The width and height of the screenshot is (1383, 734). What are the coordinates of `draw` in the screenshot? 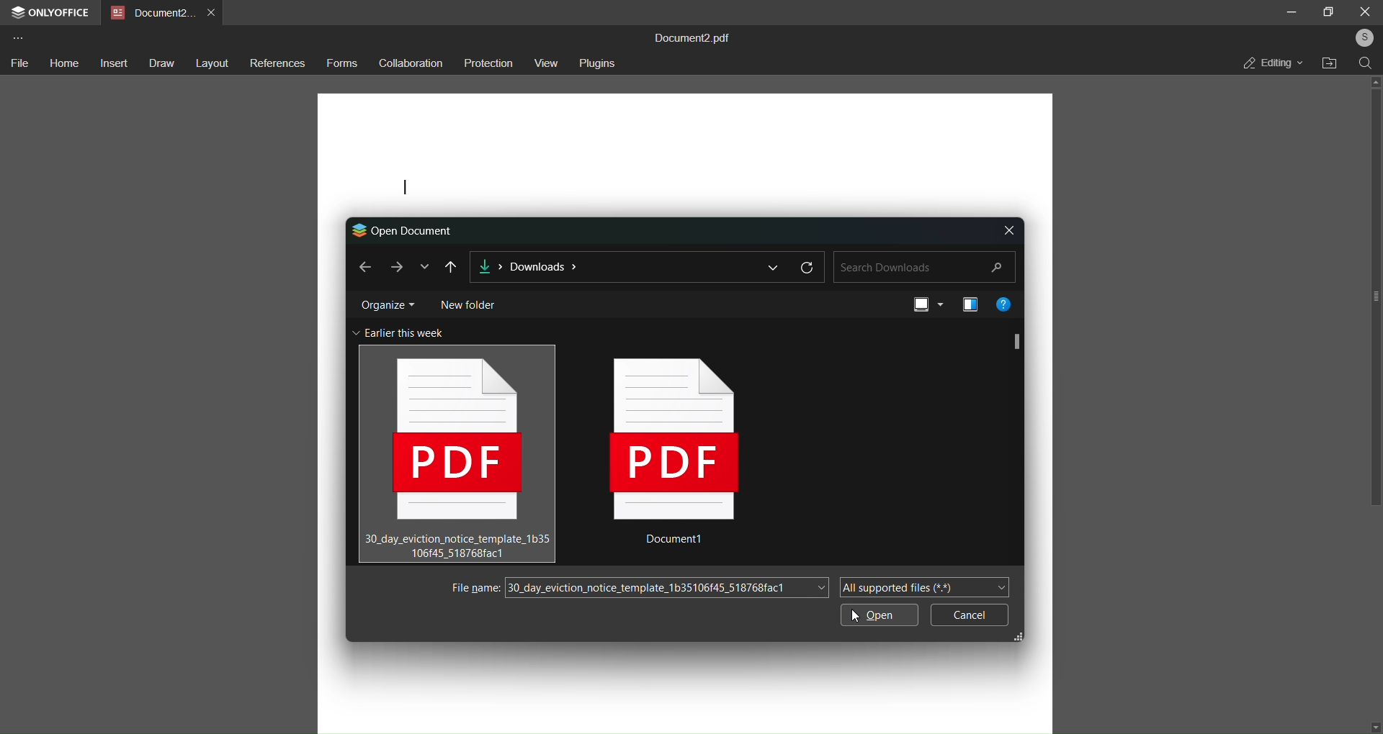 It's located at (160, 64).